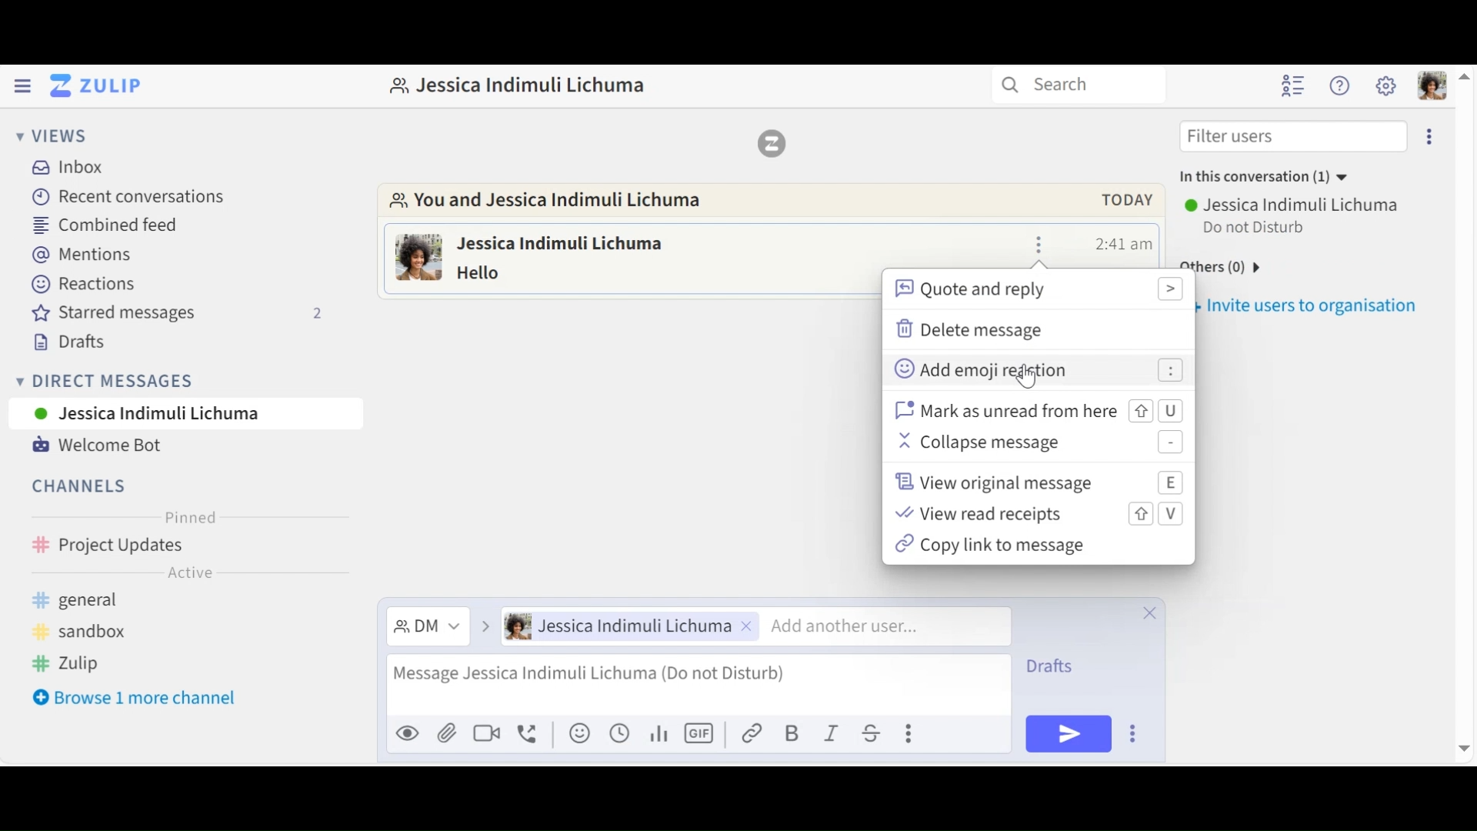 The height and width of the screenshot is (831, 1477). I want to click on Hide Left Sidebar, so click(22, 85).